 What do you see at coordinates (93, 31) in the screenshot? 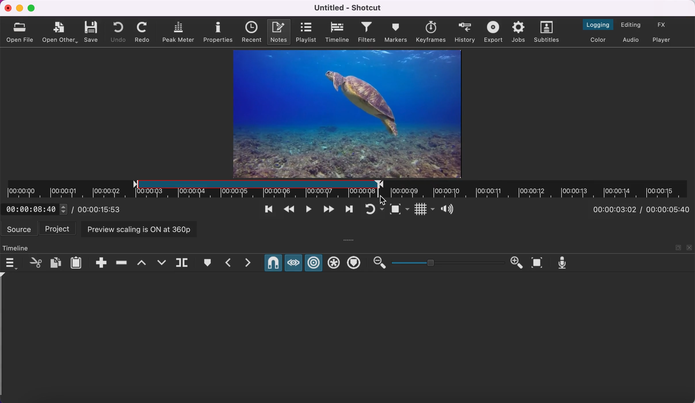
I see `save` at bounding box center [93, 31].